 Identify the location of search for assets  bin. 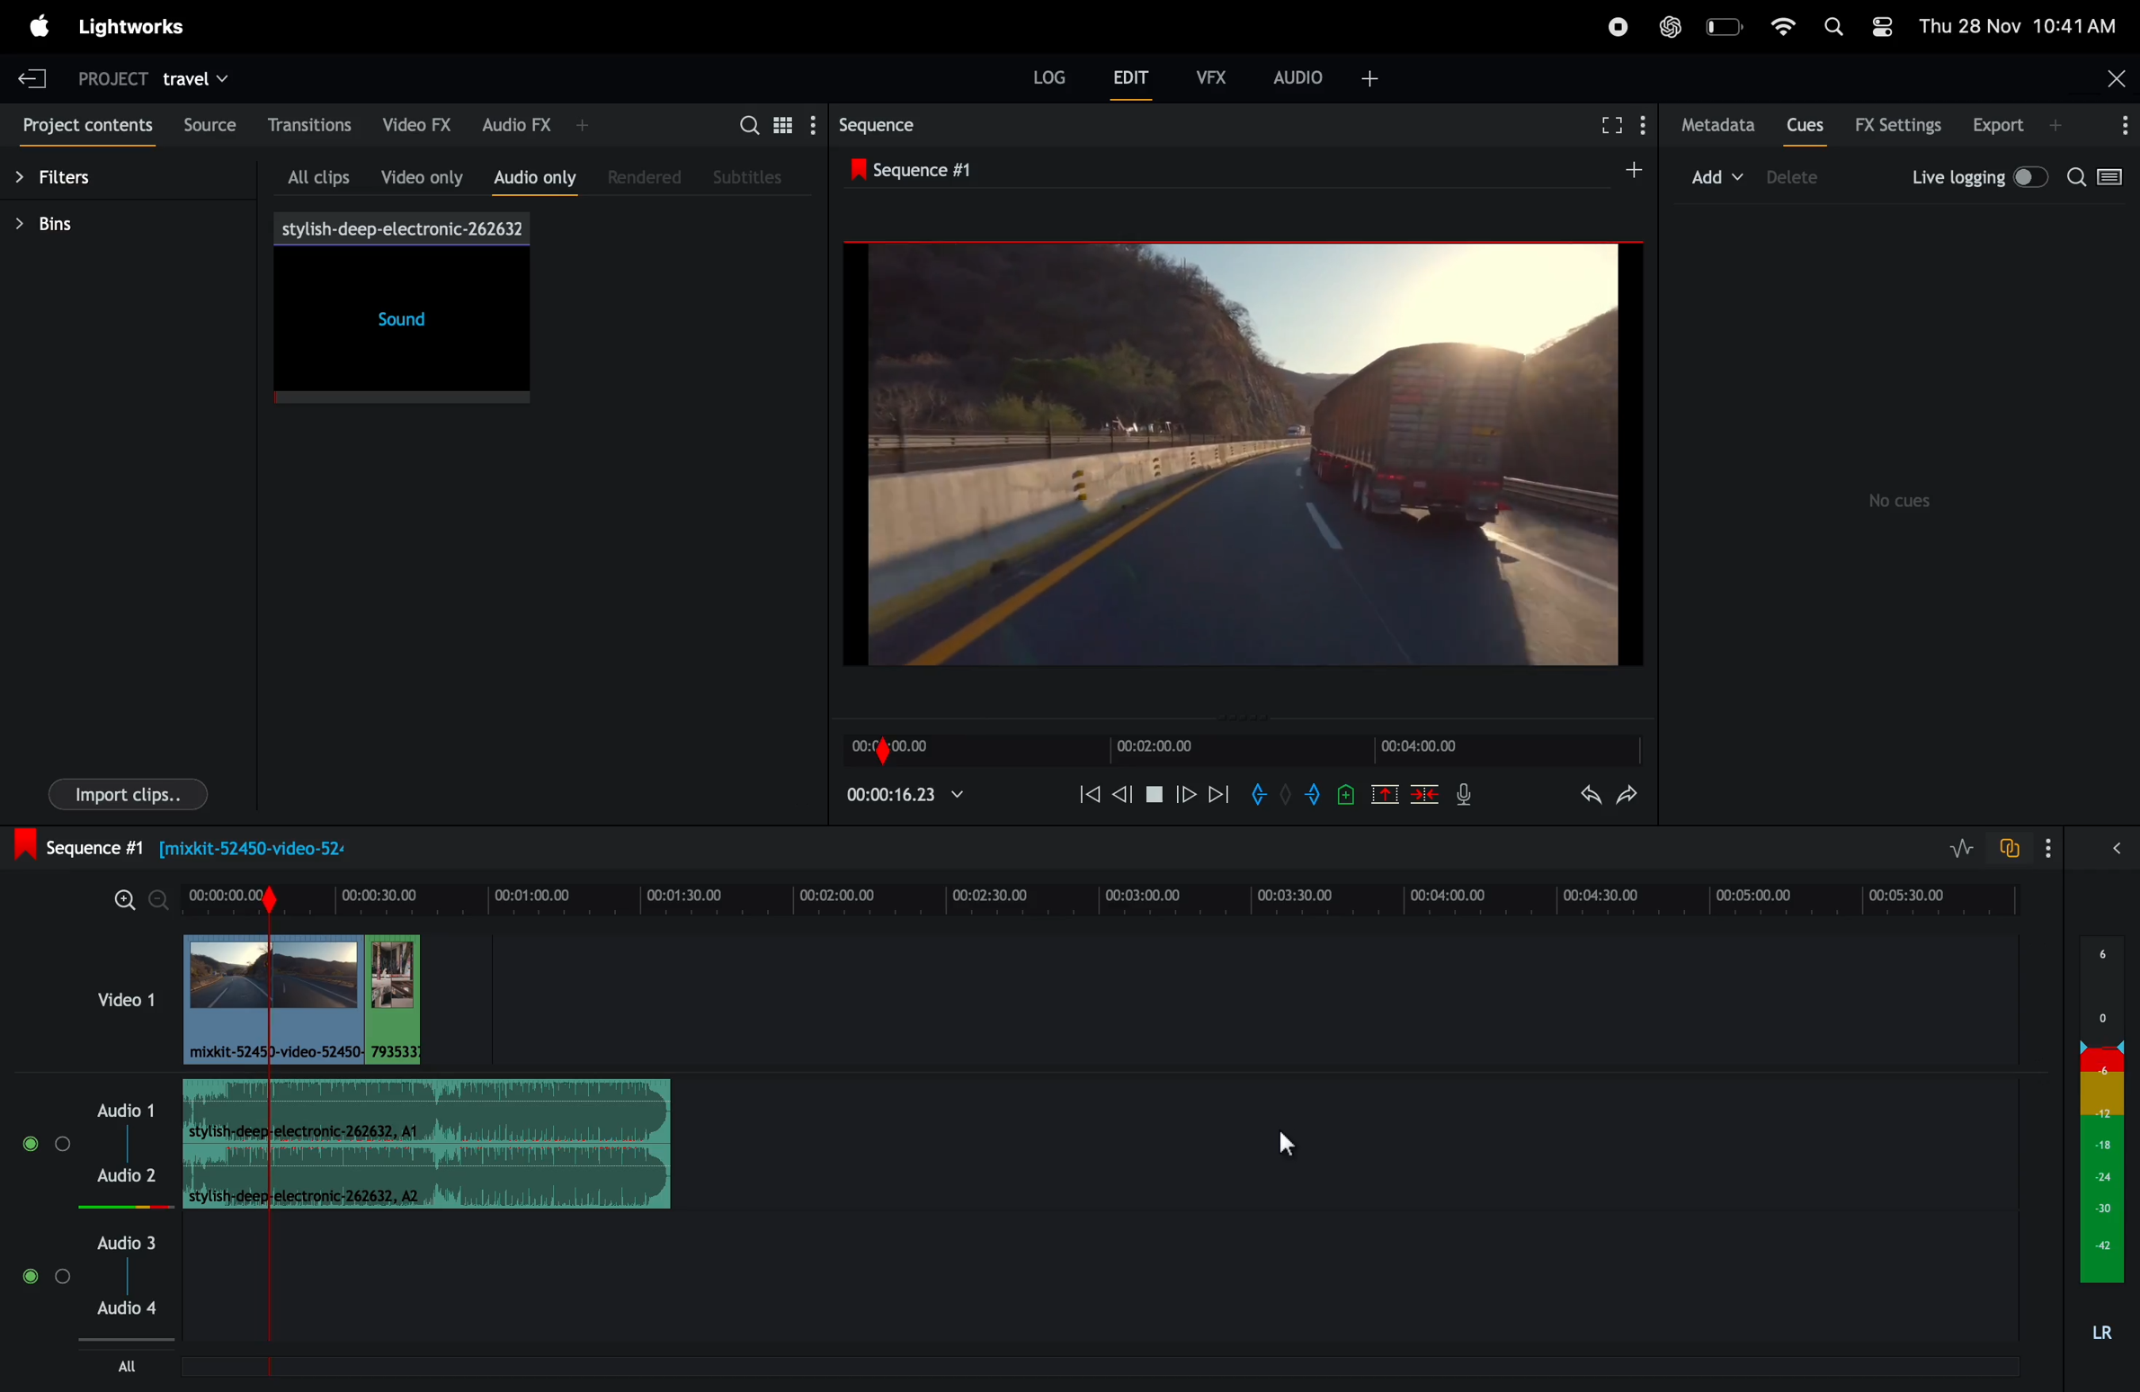
(772, 125).